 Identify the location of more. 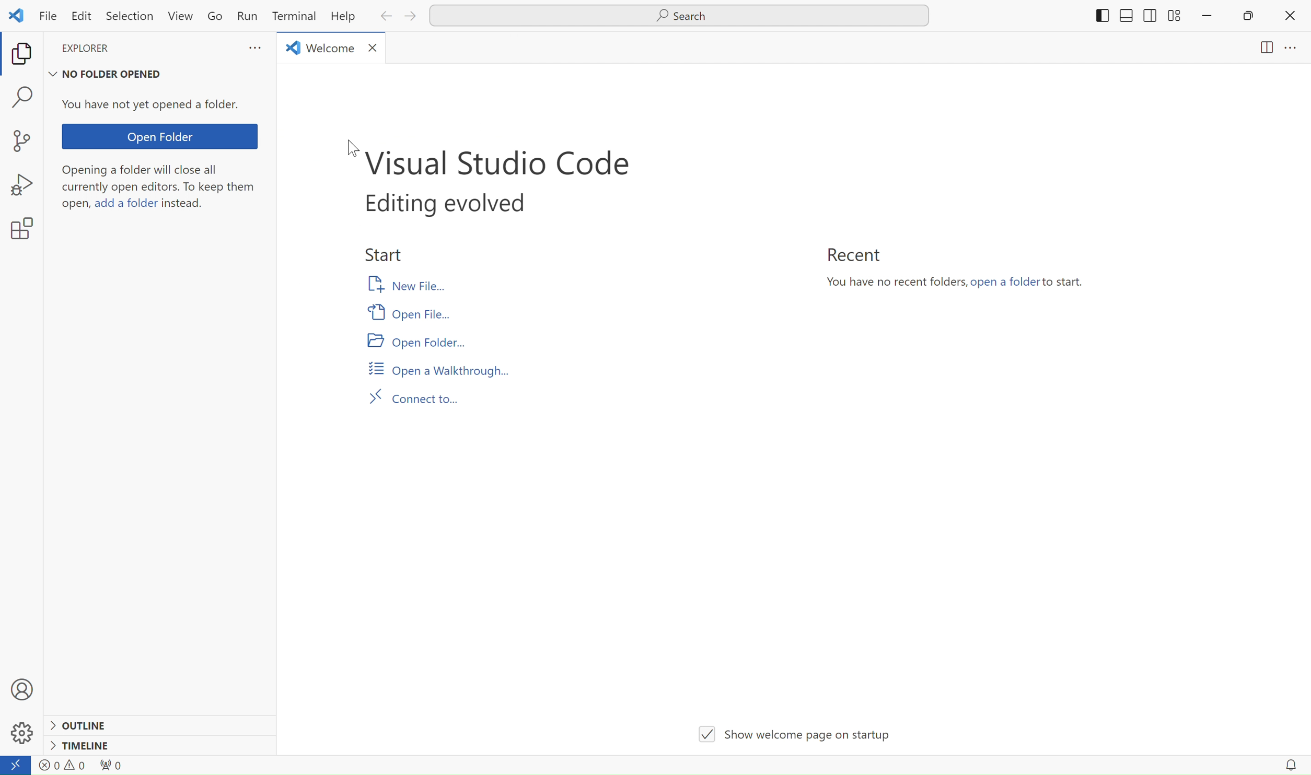
(254, 45).